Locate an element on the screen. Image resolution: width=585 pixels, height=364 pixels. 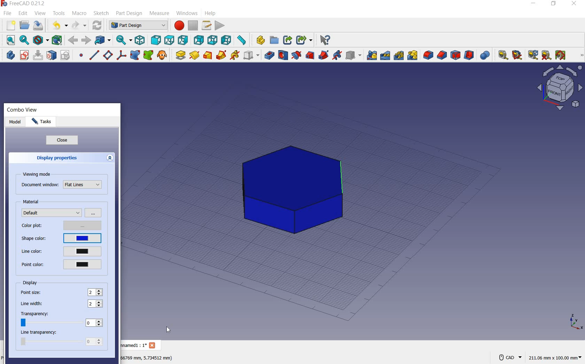
create group is located at coordinates (274, 40).